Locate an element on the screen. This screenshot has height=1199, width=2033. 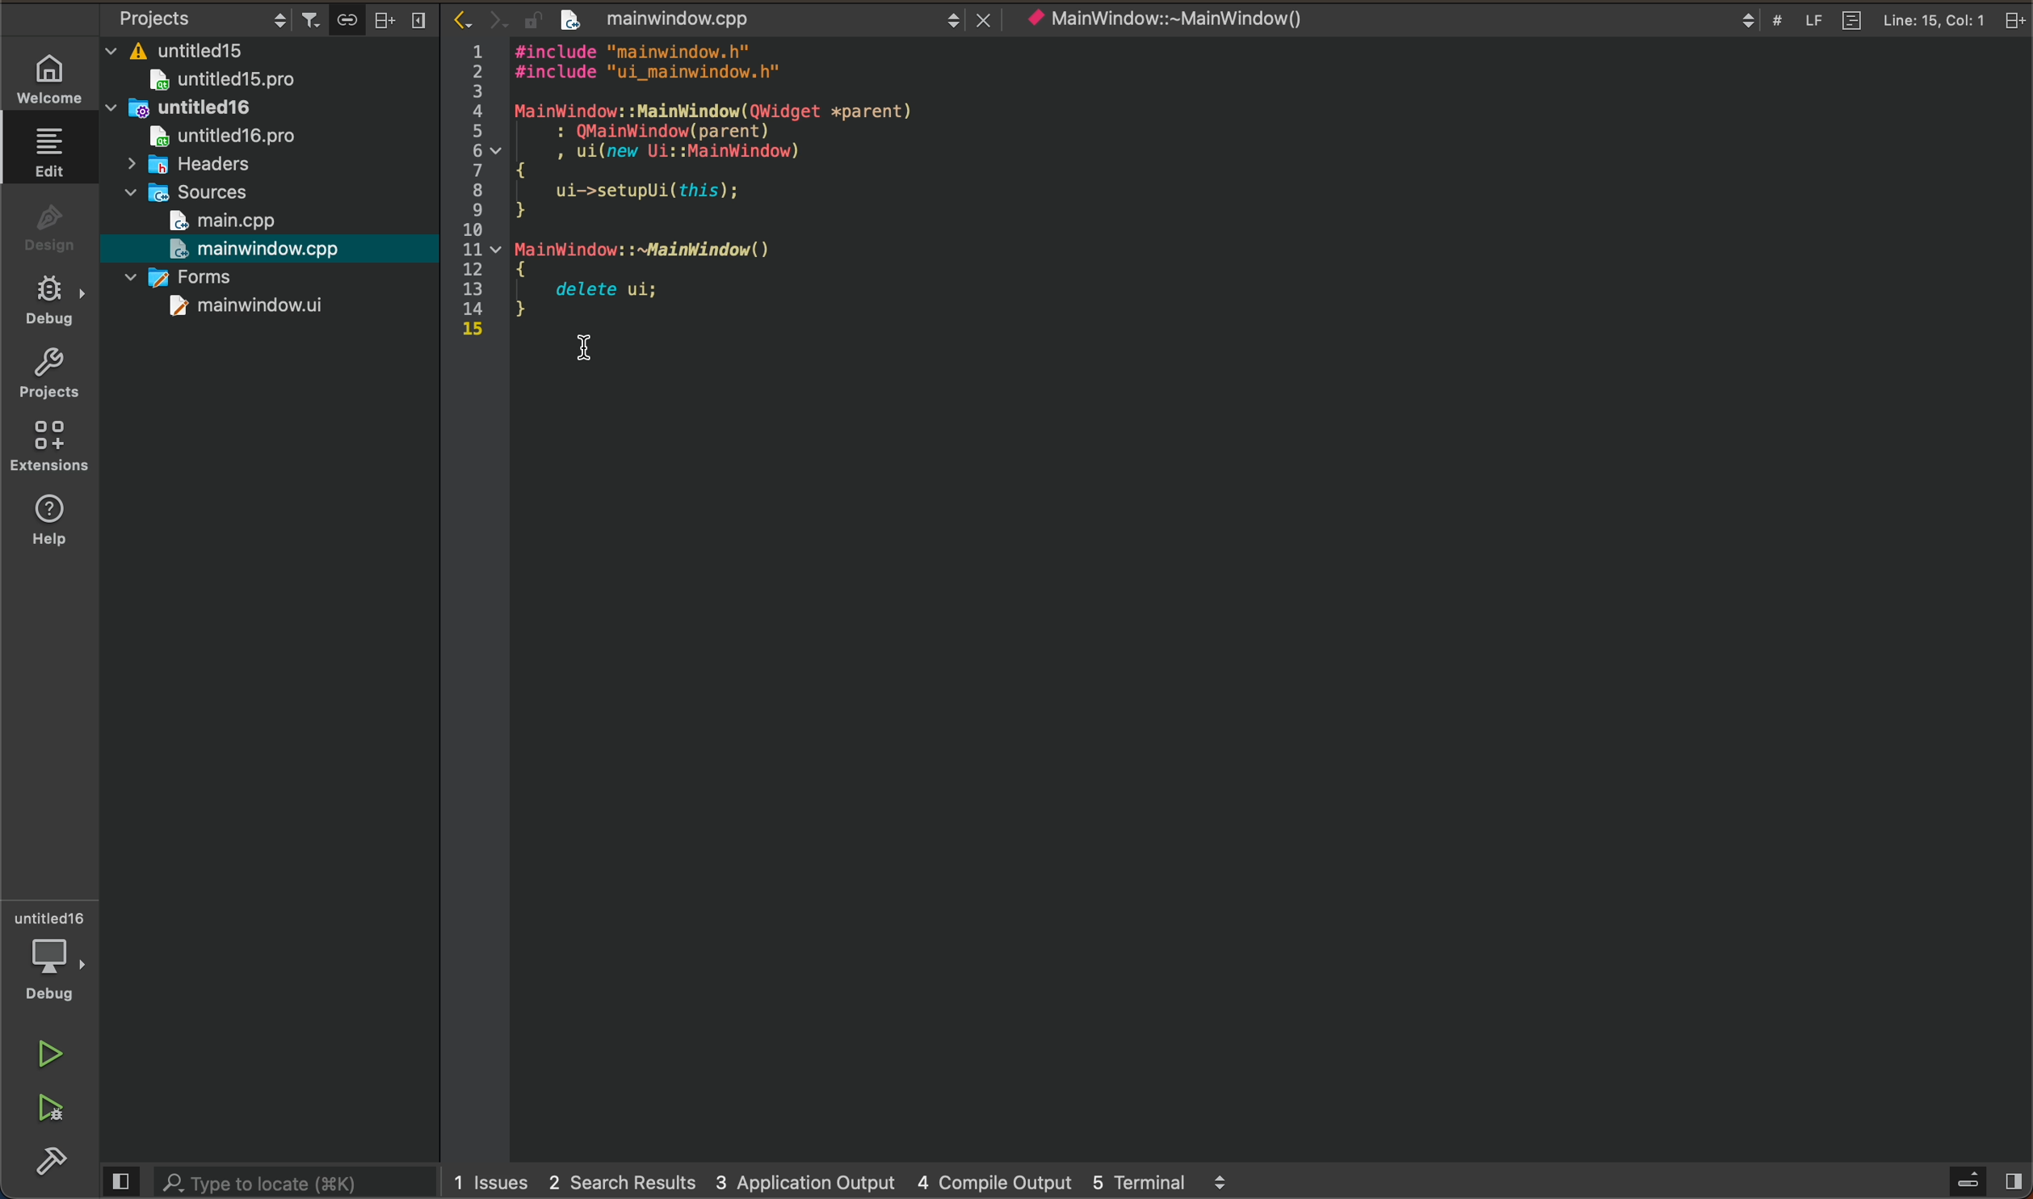
edit is located at coordinates (49, 151).